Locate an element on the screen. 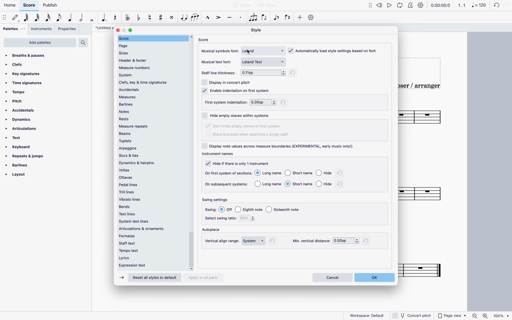 Image resolution: width=512 pixels, height=320 pixels. default is located at coordinates (15, 17).